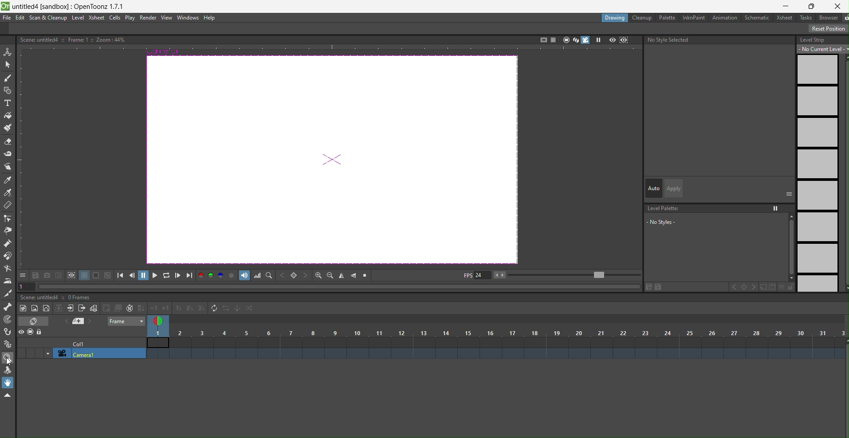 This screenshot has width=849, height=438. I want to click on fill tool, so click(9, 114).